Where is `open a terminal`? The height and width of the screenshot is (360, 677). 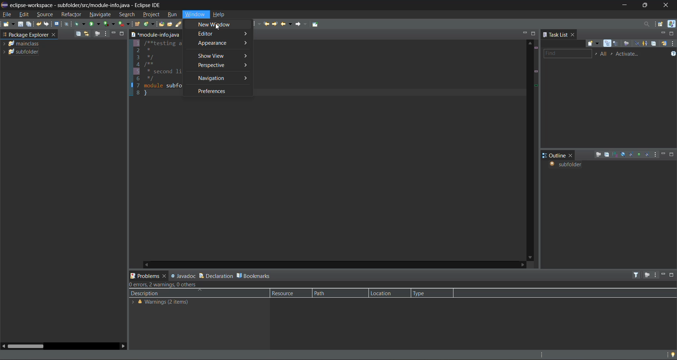
open a terminal is located at coordinates (56, 23).